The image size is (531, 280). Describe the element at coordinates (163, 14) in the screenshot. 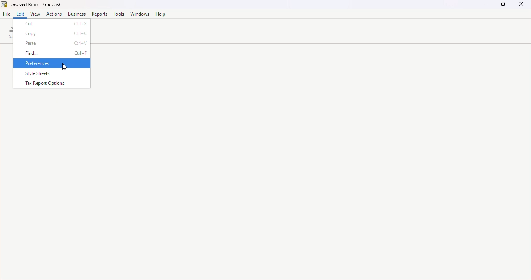

I see `Help` at that location.